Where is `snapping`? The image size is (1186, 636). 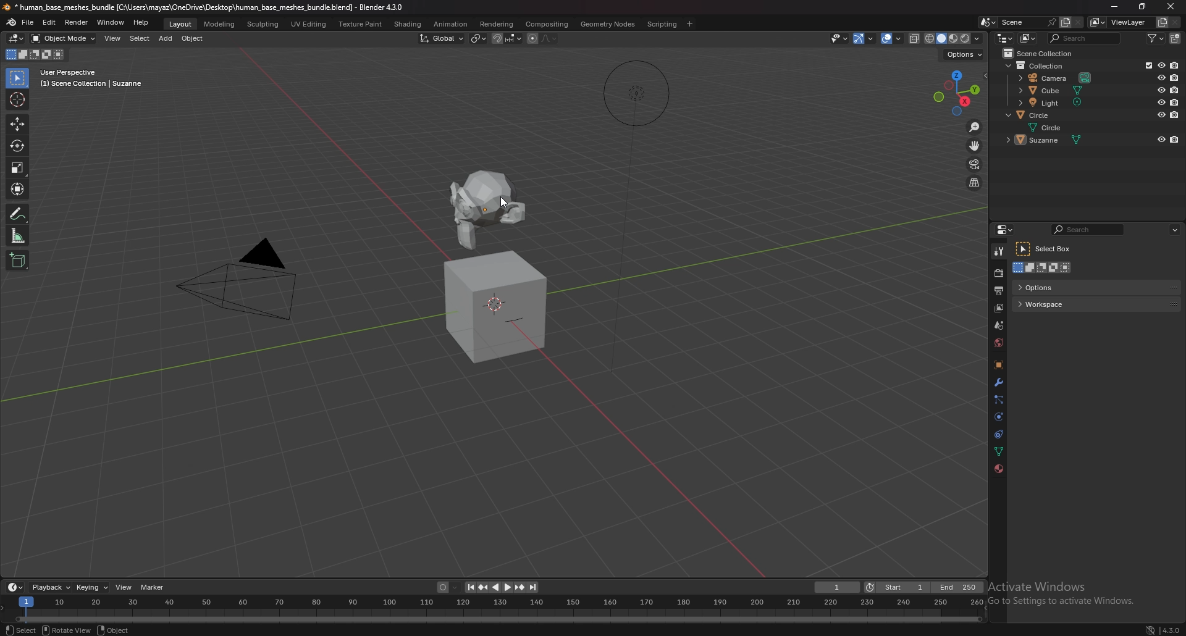
snapping is located at coordinates (507, 38).